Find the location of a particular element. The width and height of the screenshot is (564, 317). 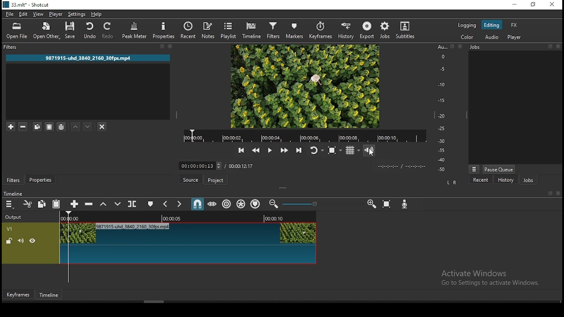

preview is located at coordinates (303, 86).